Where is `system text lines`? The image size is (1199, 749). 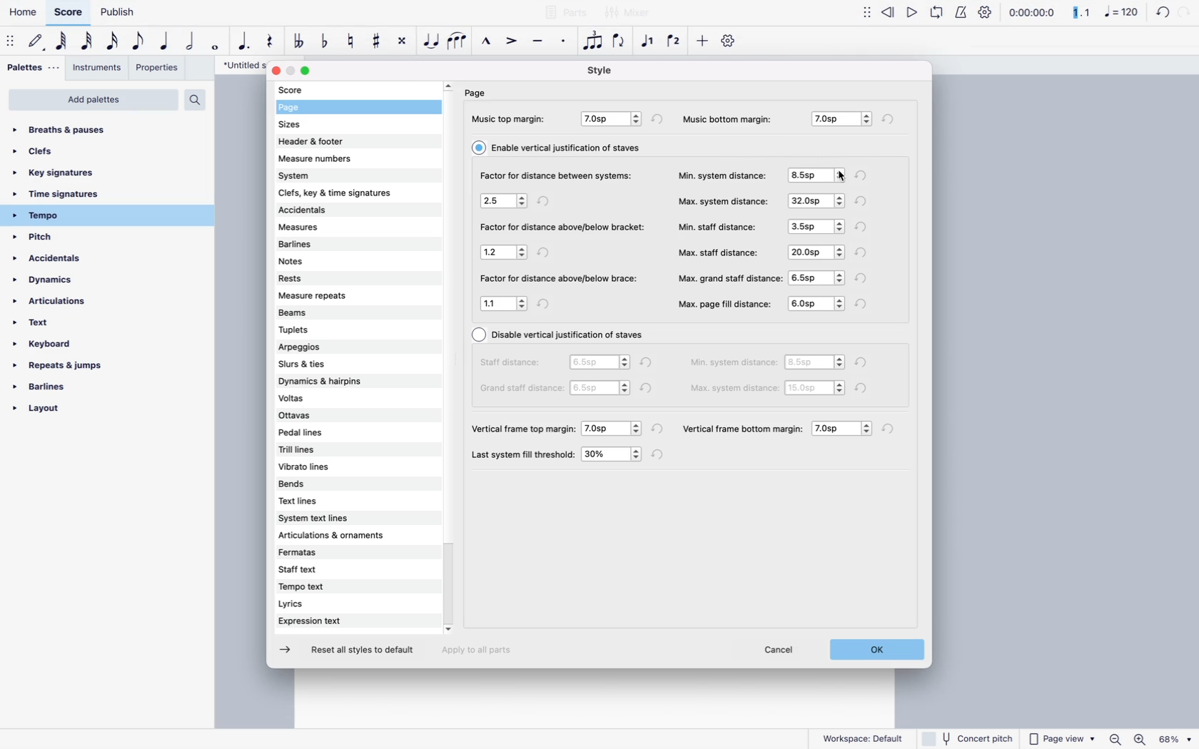
system text lines is located at coordinates (333, 519).